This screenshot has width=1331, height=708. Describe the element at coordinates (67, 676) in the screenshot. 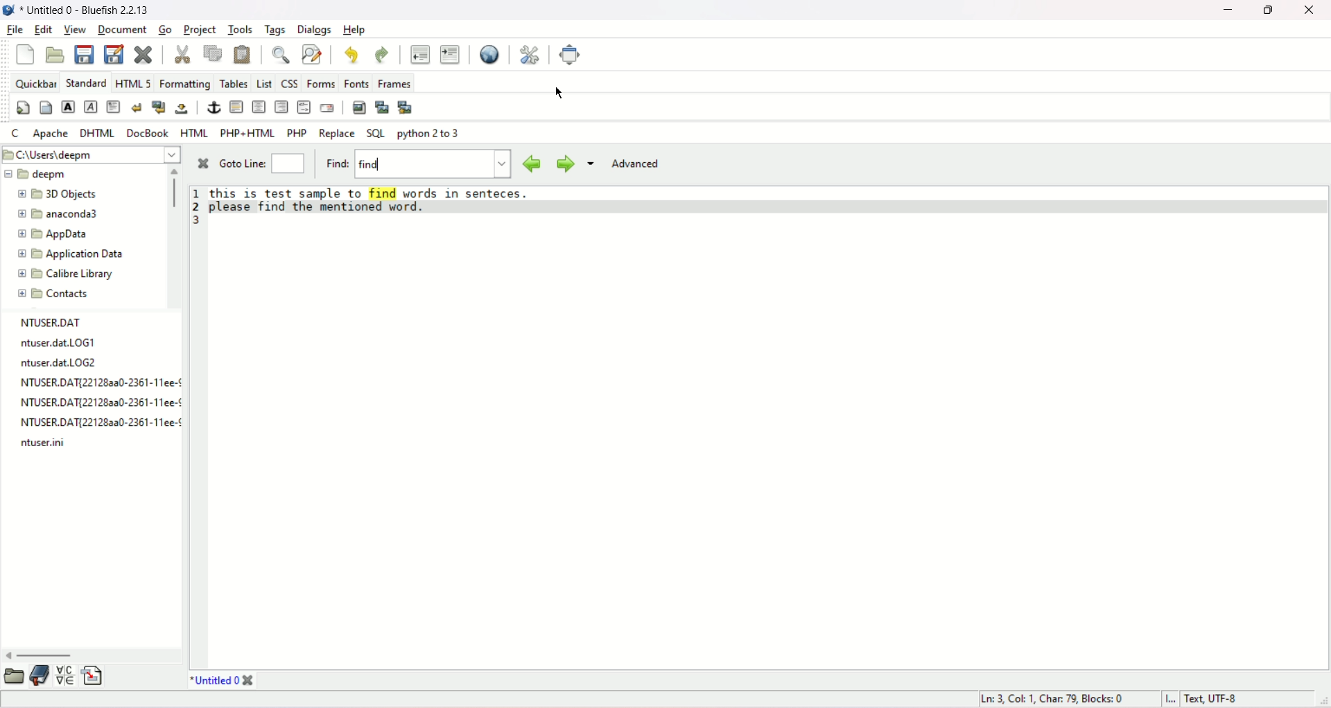

I see `insert special character` at that location.